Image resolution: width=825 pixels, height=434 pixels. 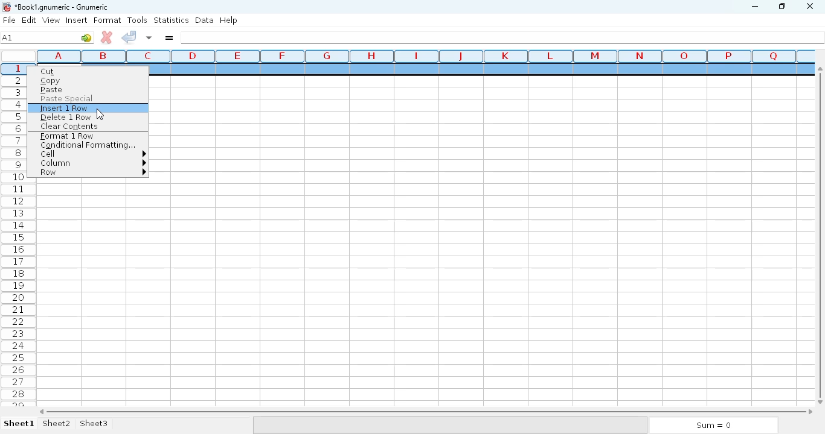 What do you see at coordinates (94, 424) in the screenshot?
I see `sheet3` at bounding box center [94, 424].